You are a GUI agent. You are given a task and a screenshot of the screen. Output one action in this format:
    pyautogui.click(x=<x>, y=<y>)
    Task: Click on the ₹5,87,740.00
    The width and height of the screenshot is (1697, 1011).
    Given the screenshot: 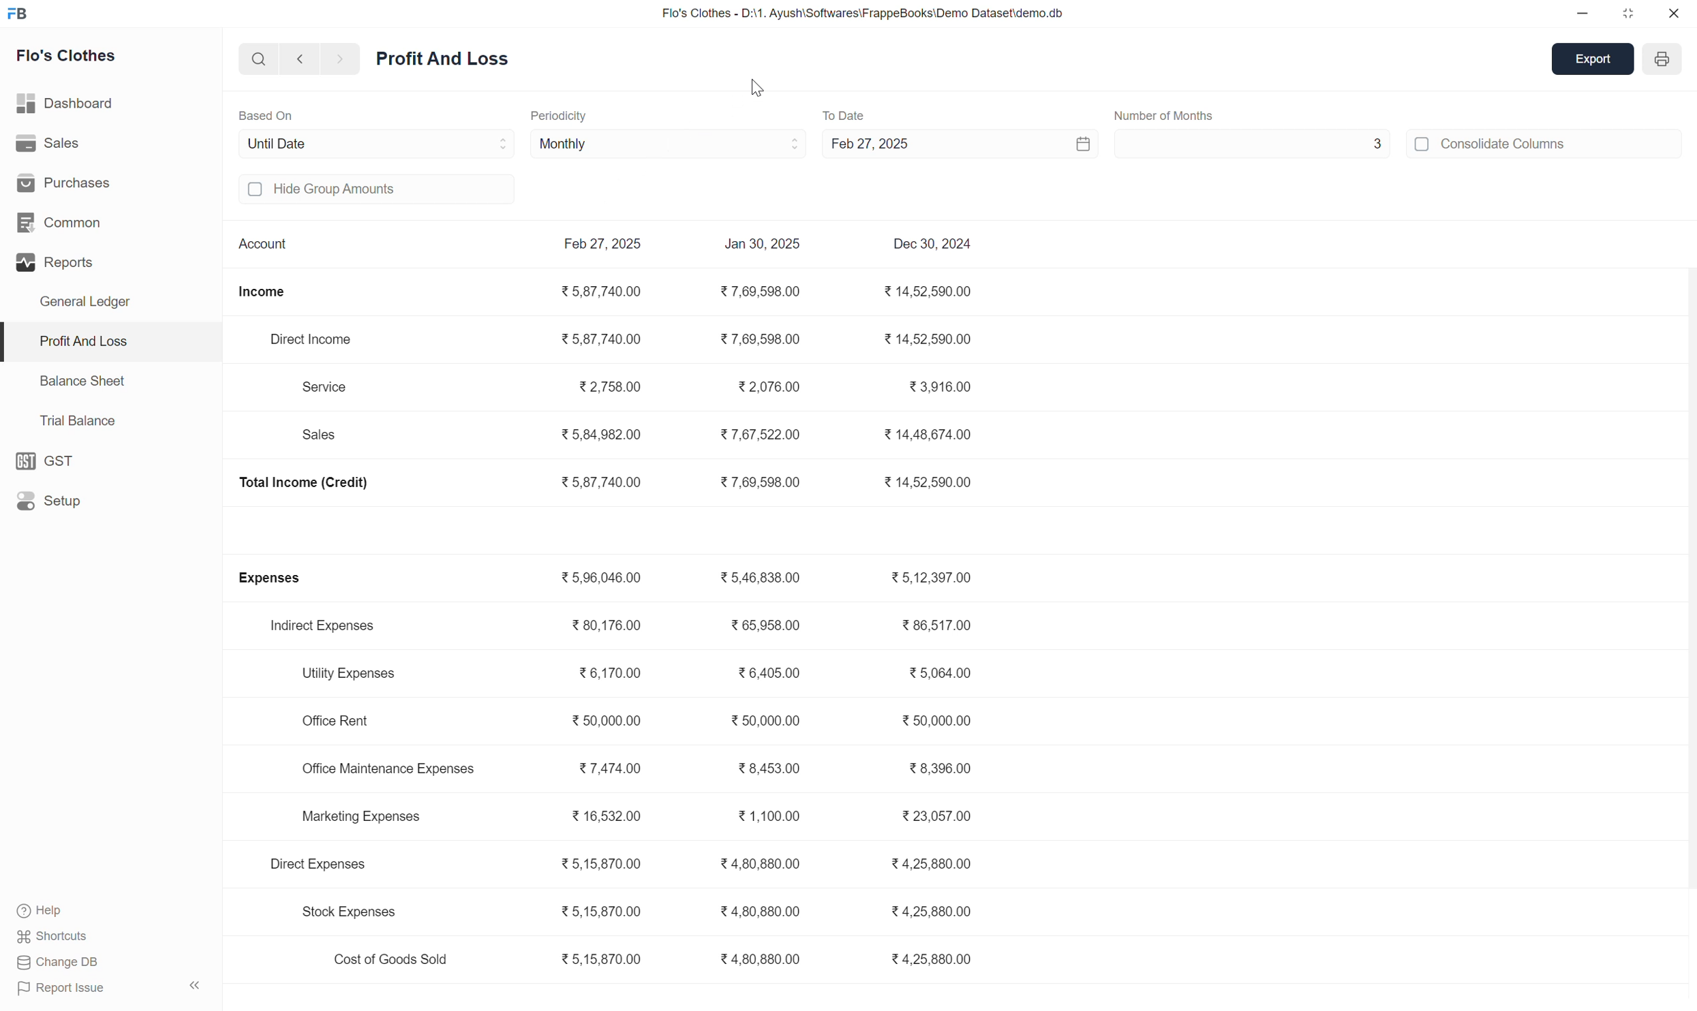 What is the action you would take?
    pyautogui.click(x=596, y=338)
    